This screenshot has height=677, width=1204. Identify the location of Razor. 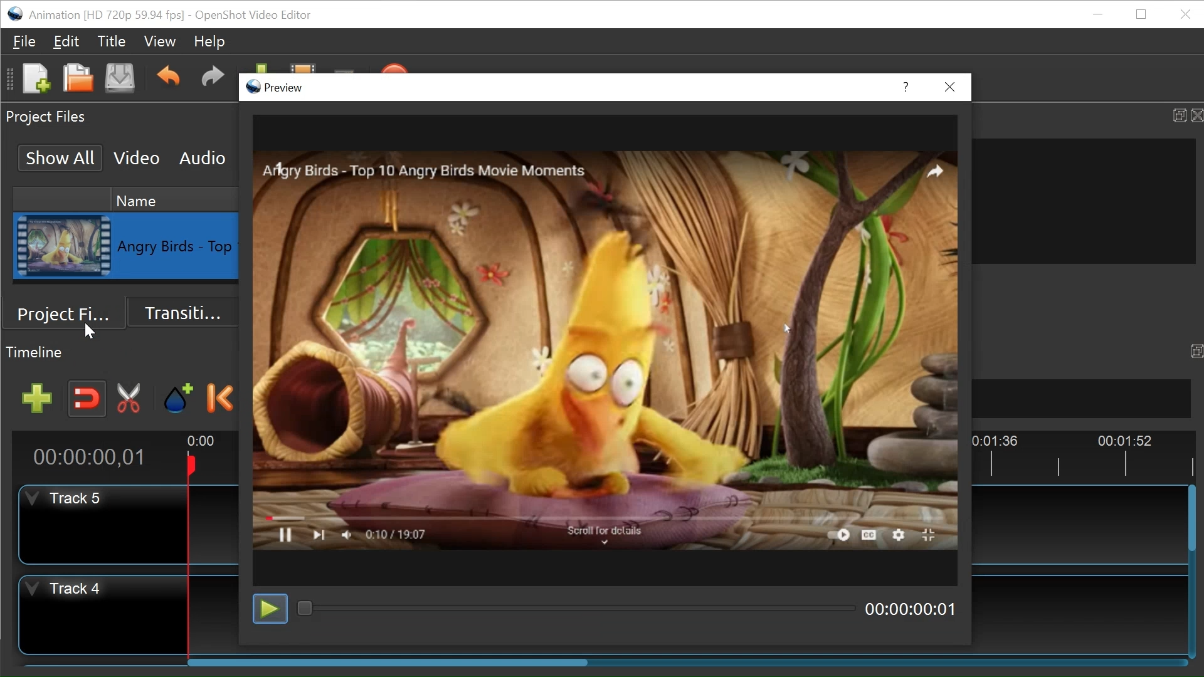
(130, 399).